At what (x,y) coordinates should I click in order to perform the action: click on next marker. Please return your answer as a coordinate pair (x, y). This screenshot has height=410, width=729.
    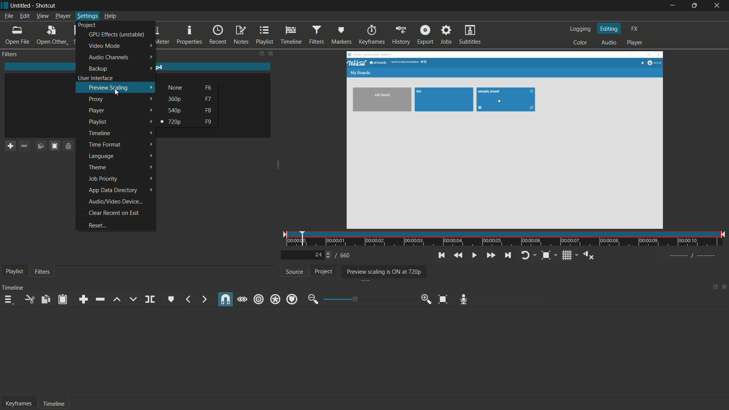
    Looking at the image, I should click on (204, 299).